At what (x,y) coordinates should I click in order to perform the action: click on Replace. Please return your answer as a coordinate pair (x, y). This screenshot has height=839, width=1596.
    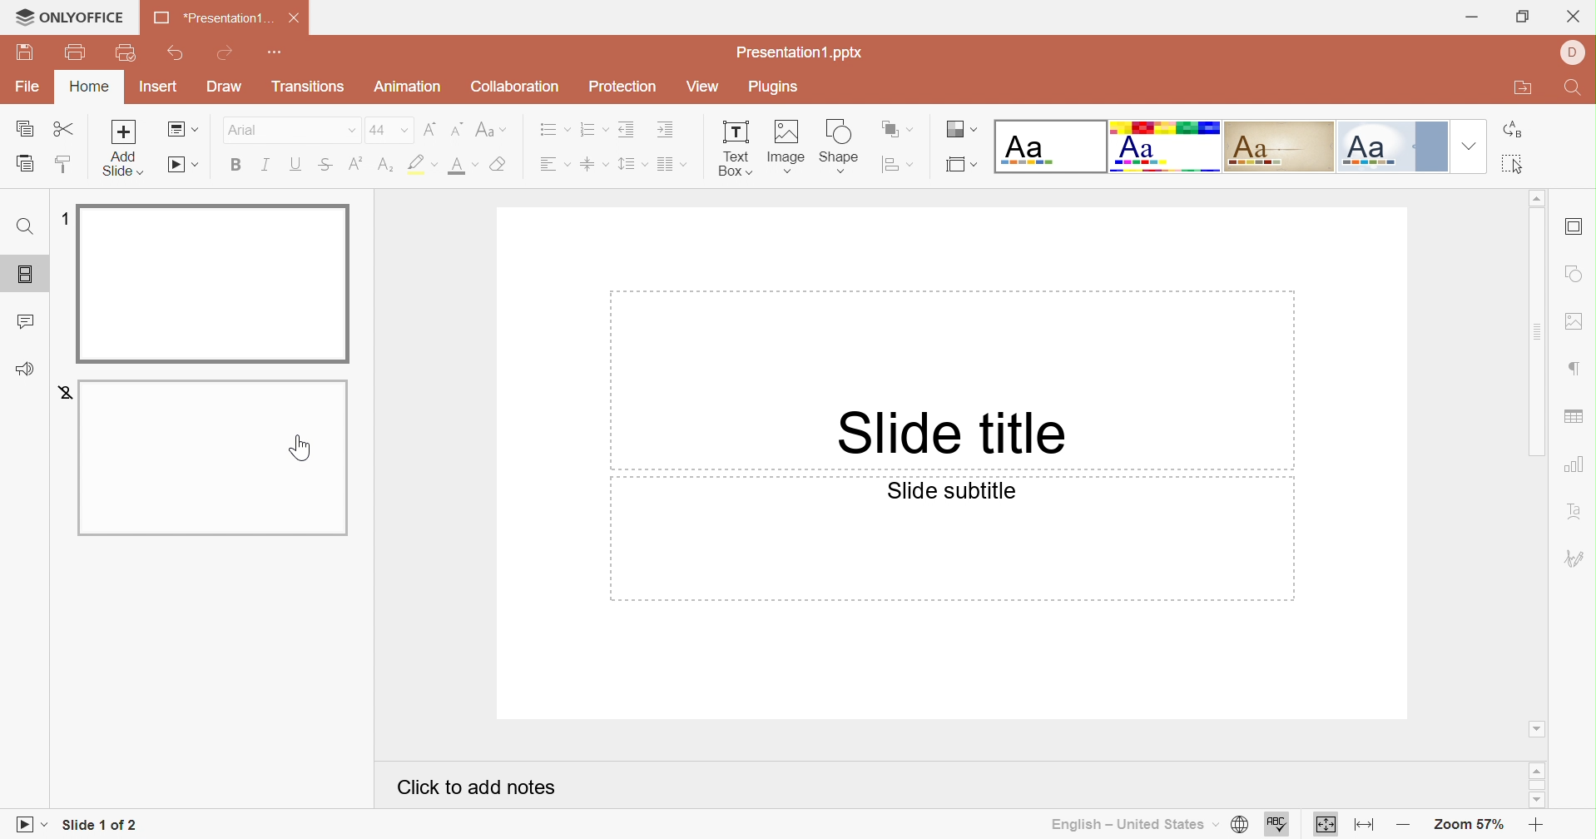
    Looking at the image, I should click on (1510, 130).